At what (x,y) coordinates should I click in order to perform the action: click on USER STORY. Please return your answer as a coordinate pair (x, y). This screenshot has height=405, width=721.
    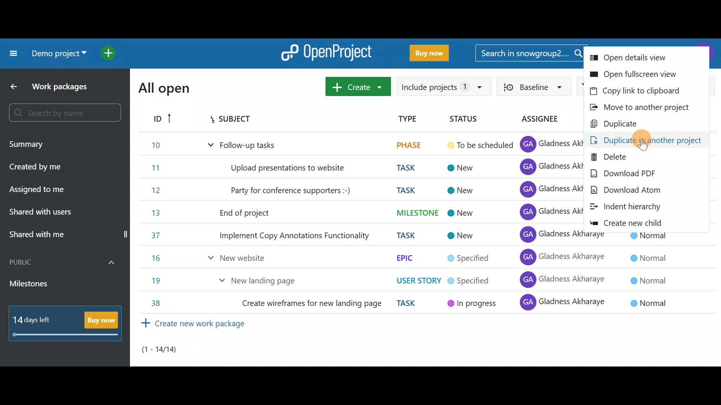
    Looking at the image, I should click on (418, 280).